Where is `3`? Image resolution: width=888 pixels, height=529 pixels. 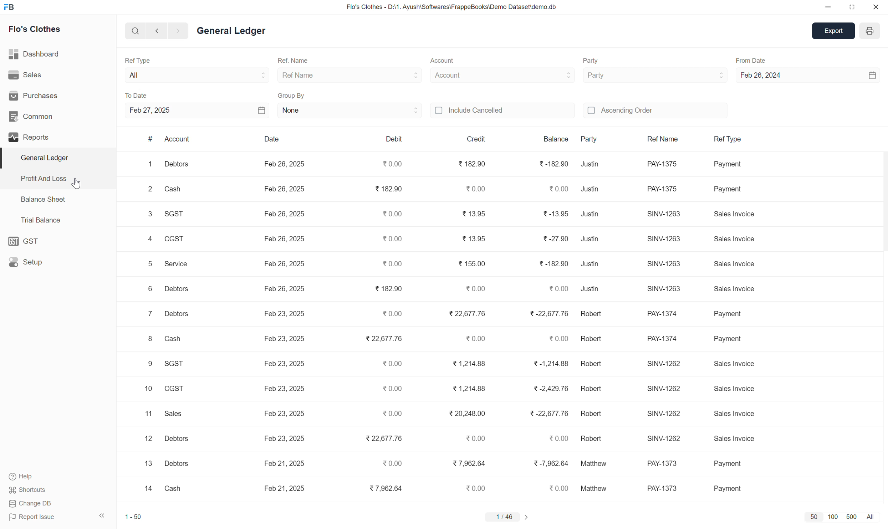
3 is located at coordinates (149, 214).